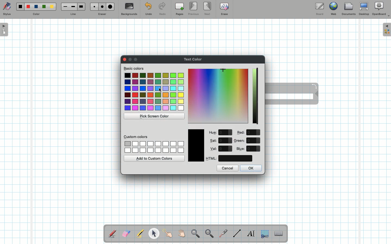  What do you see at coordinates (254, 140) in the screenshot?
I see `value` at bounding box center [254, 140].